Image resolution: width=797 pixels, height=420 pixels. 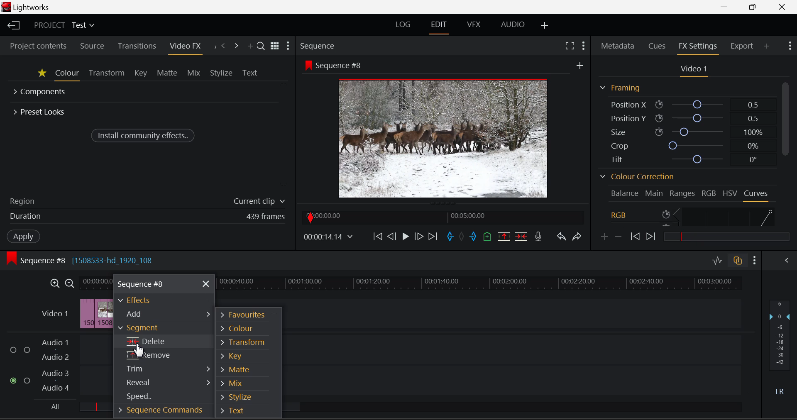 I want to click on all, so click(x=61, y=408).